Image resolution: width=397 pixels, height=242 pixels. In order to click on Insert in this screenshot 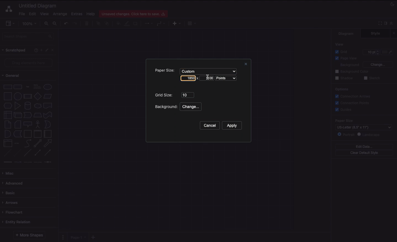, I will do `click(175, 23)`.